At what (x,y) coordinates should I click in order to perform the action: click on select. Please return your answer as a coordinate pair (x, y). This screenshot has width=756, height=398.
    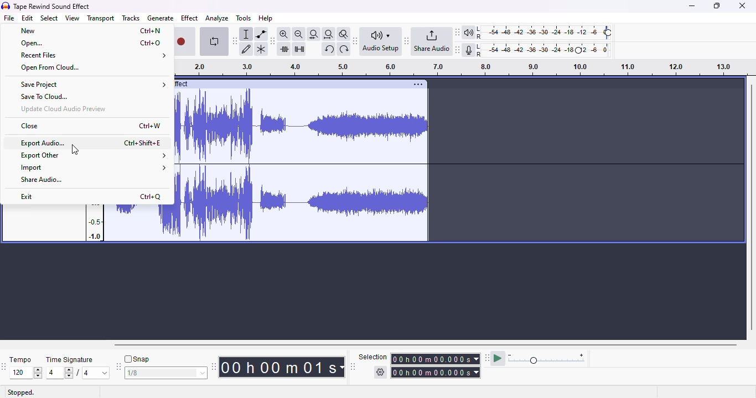
    Looking at the image, I should click on (50, 18).